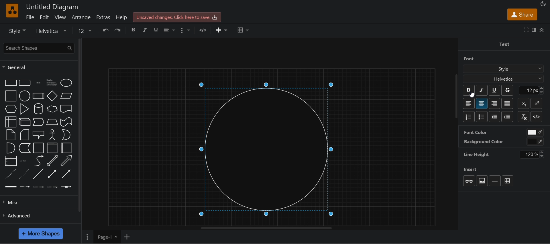 The image size is (550, 244). I want to click on horizontal rule, so click(494, 181).